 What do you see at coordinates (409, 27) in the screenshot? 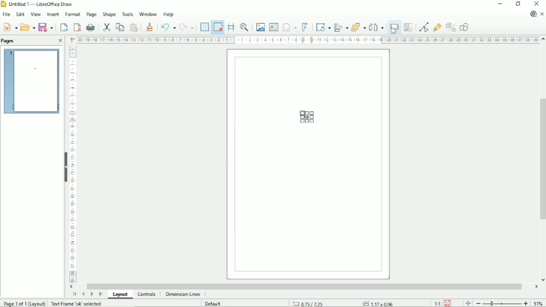
I see `Crop image` at bounding box center [409, 27].